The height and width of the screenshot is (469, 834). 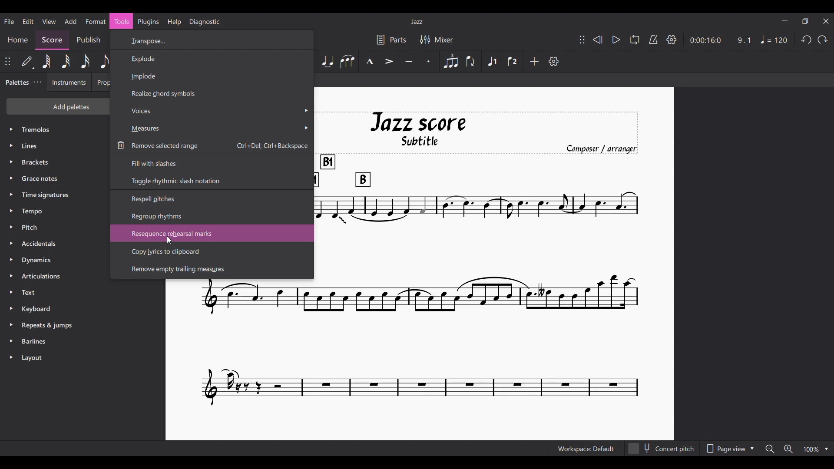 What do you see at coordinates (816, 449) in the screenshot?
I see `Zoom options` at bounding box center [816, 449].